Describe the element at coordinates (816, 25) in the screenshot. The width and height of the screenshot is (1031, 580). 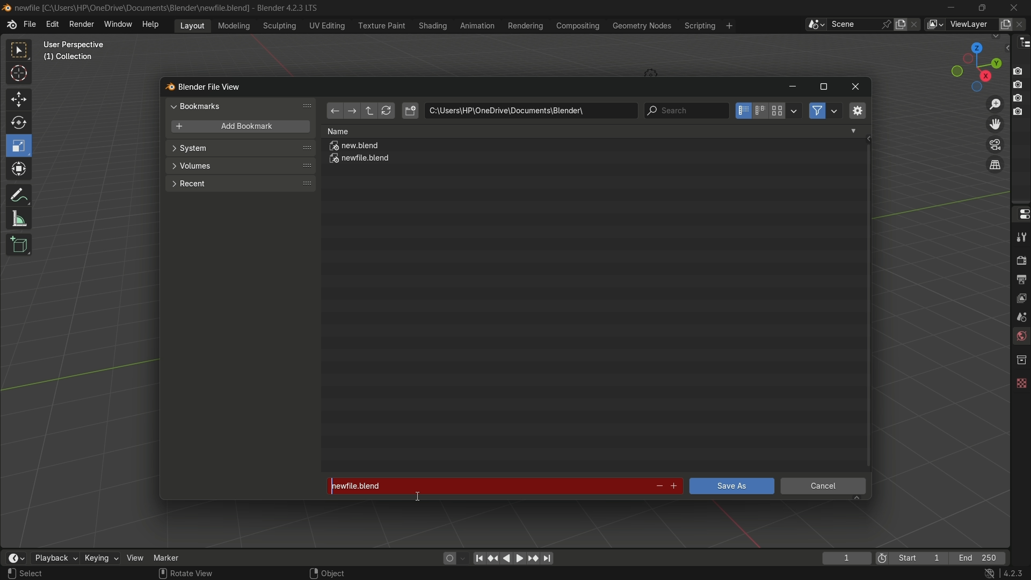
I see `browse scenes` at that location.